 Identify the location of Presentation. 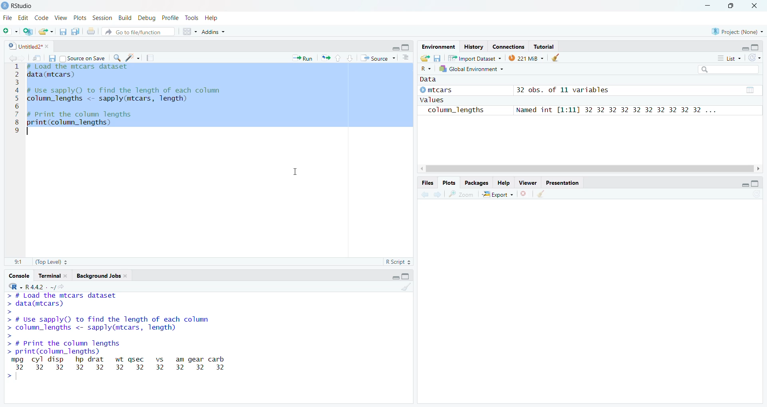
(562, 183).